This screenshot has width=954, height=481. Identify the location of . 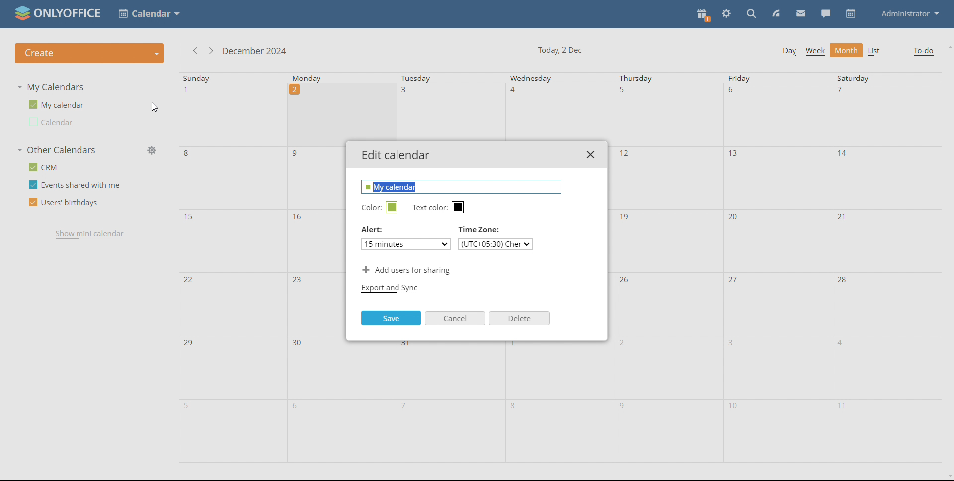
(559, 113).